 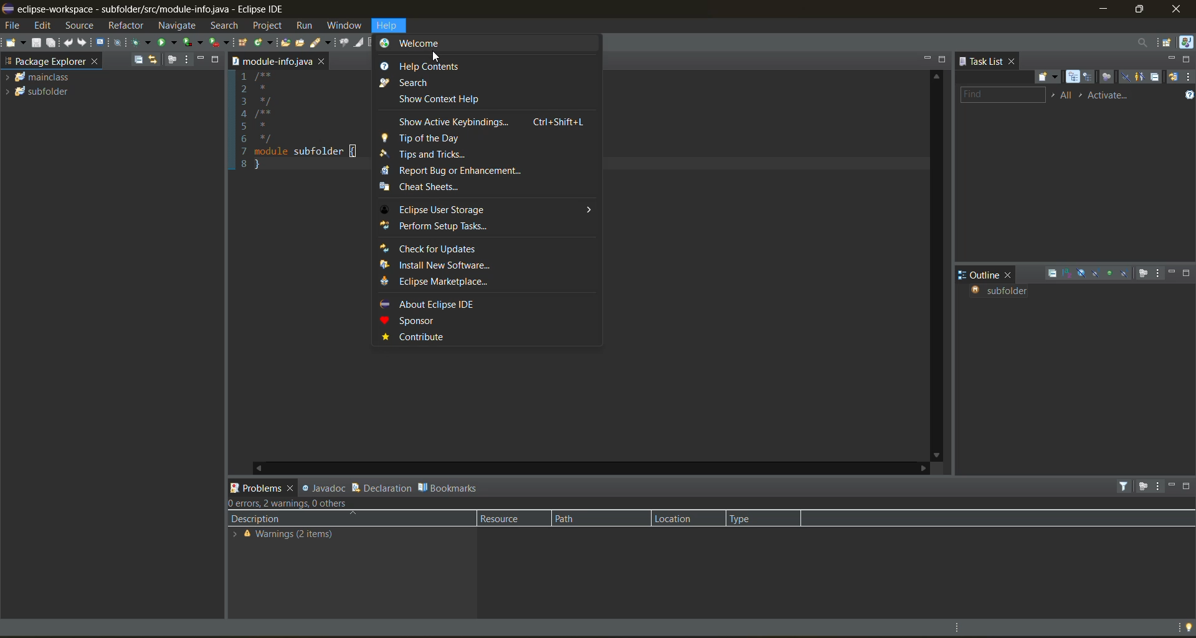 I want to click on run last tool, so click(x=221, y=43).